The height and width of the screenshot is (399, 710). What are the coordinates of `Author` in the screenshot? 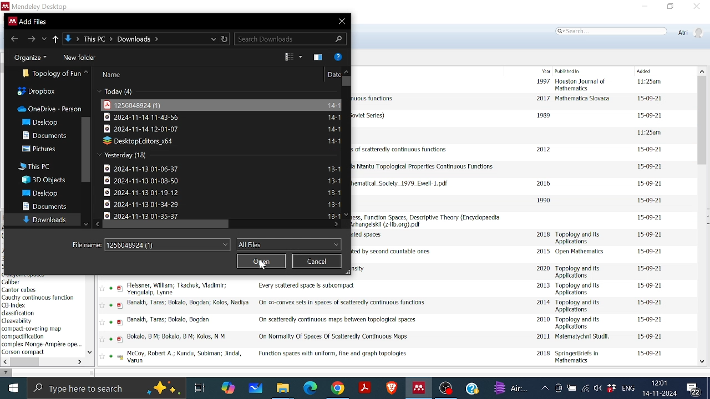 It's located at (177, 336).